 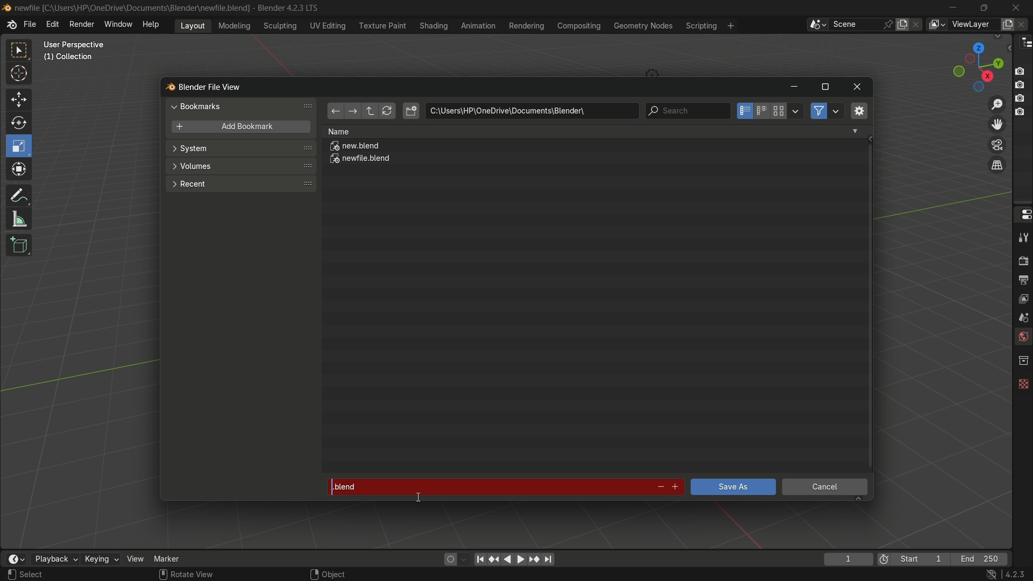 I want to click on view layer name, so click(x=973, y=25).